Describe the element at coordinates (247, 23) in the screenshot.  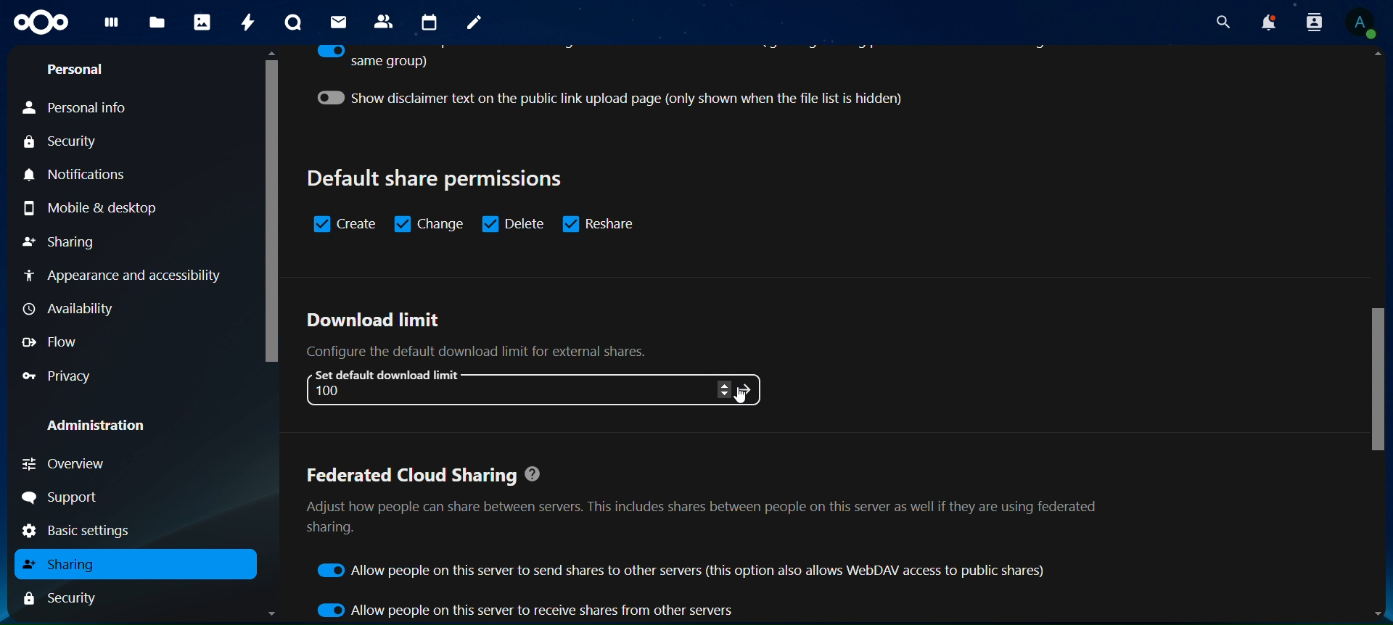
I see `activity` at that location.